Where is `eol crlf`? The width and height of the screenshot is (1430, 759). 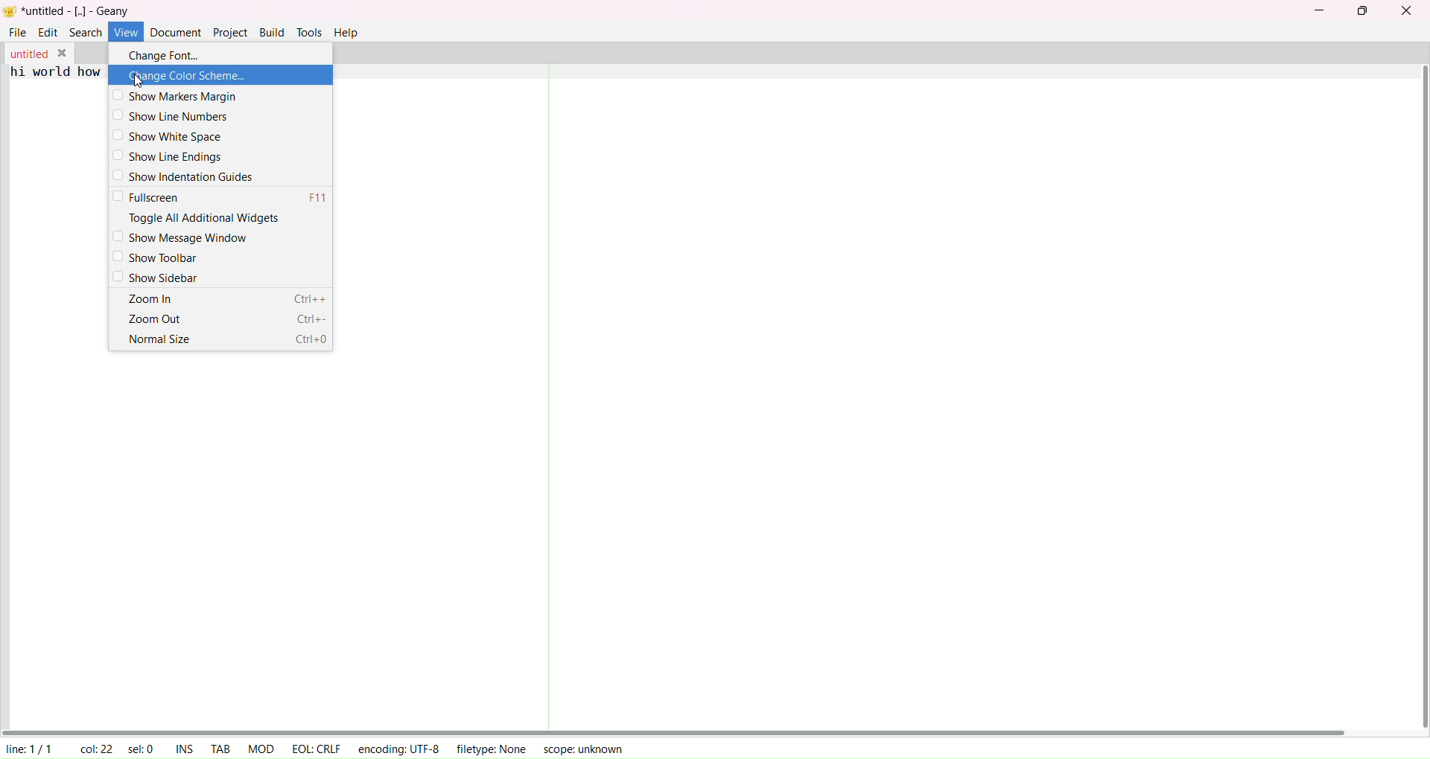 eol crlf is located at coordinates (313, 748).